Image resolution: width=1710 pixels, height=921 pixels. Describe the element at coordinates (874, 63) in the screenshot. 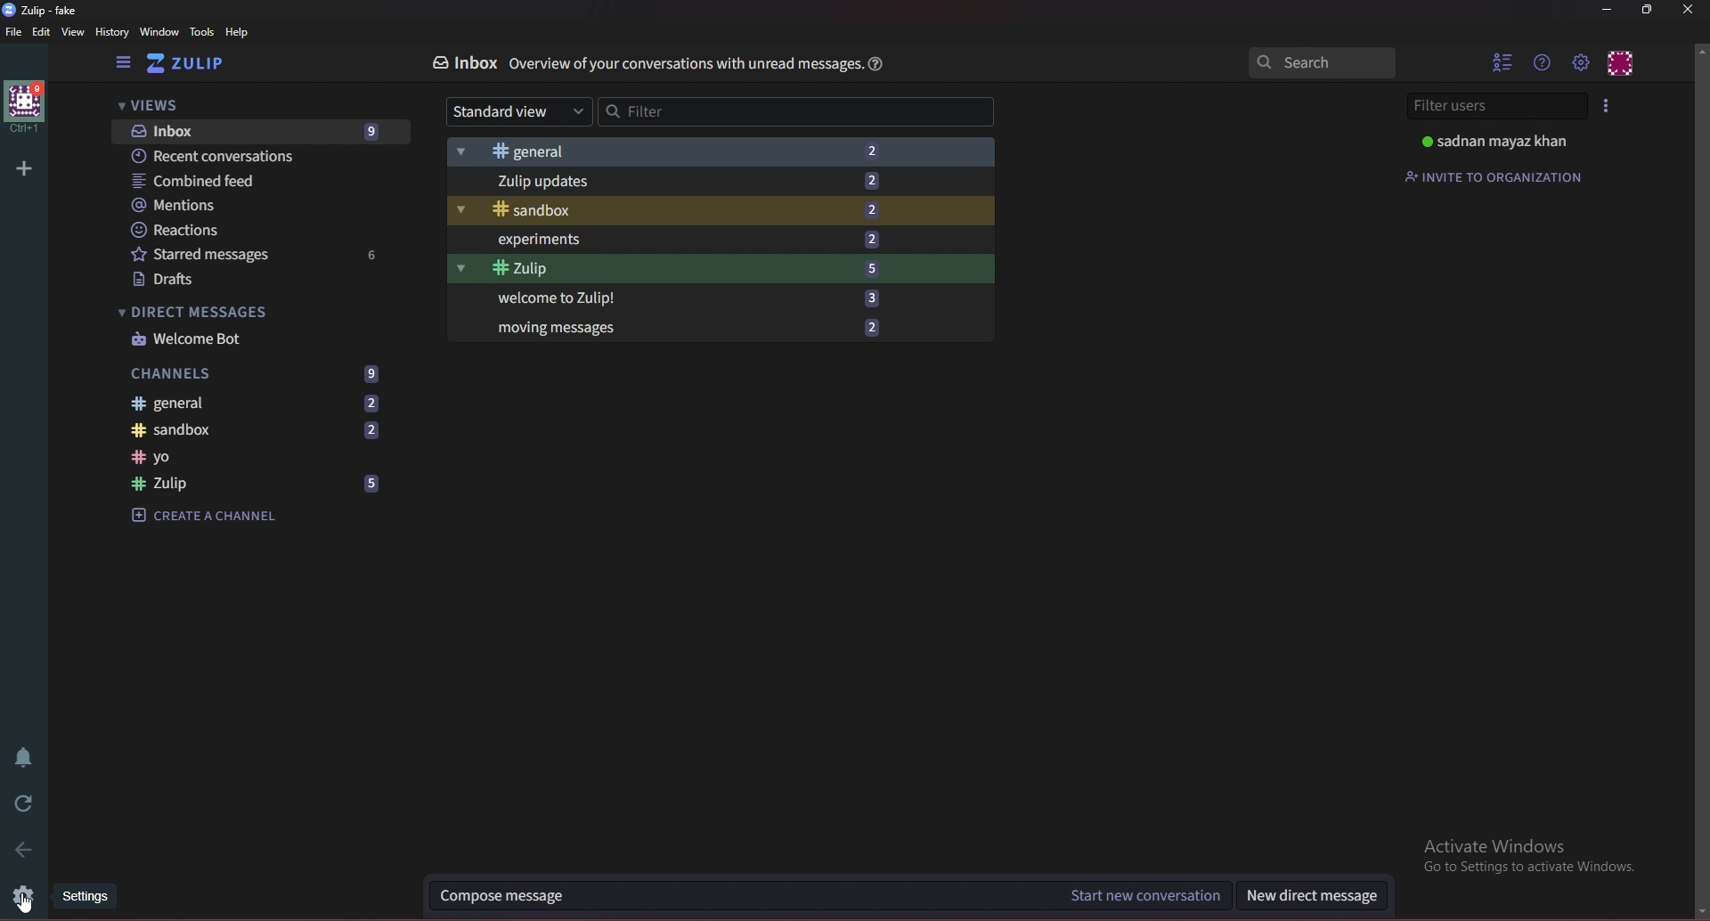

I see `help` at that location.